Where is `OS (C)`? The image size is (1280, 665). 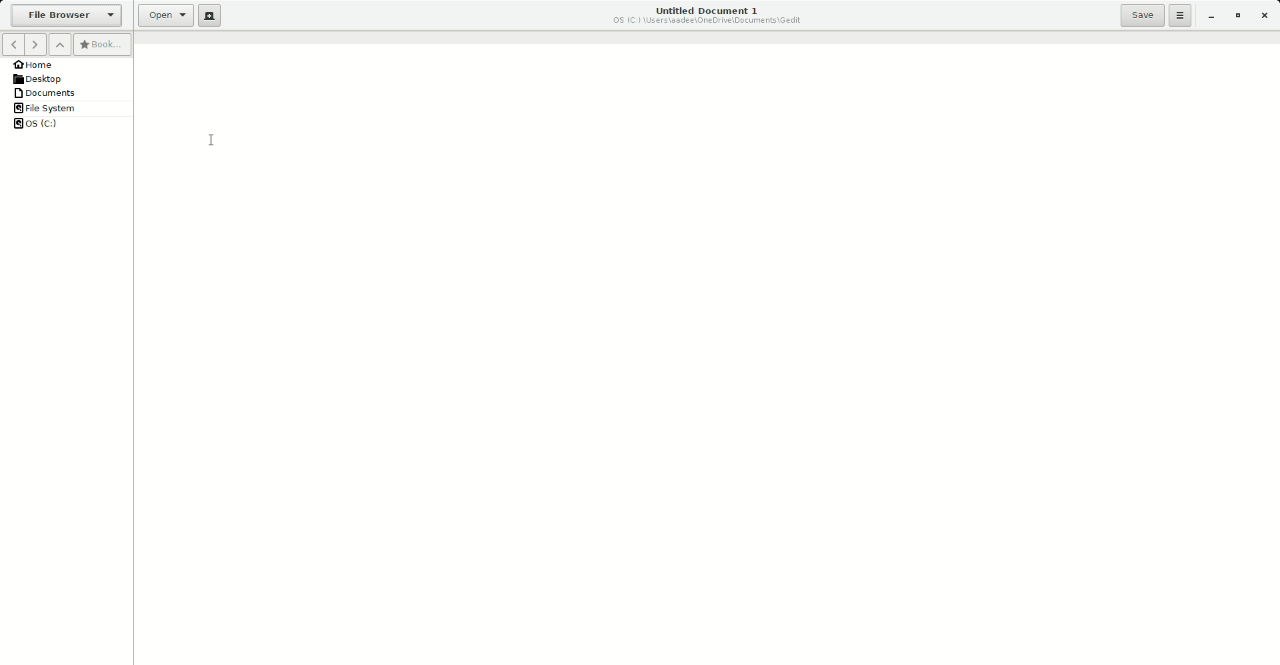 OS (C) is located at coordinates (44, 123).